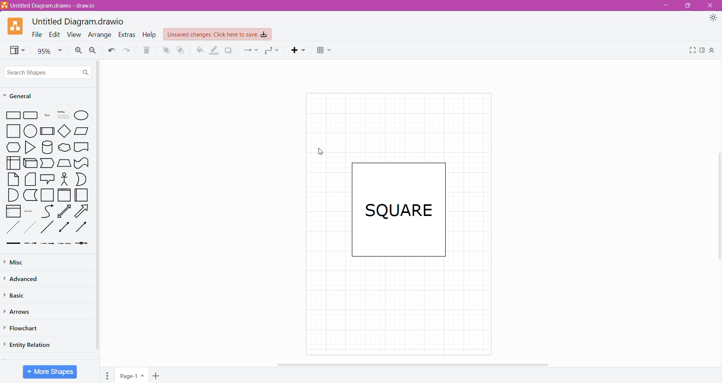 The image size is (722, 383). What do you see at coordinates (11, 212) in the screenshot?
I see `List box` at bounding box center [11, 212].